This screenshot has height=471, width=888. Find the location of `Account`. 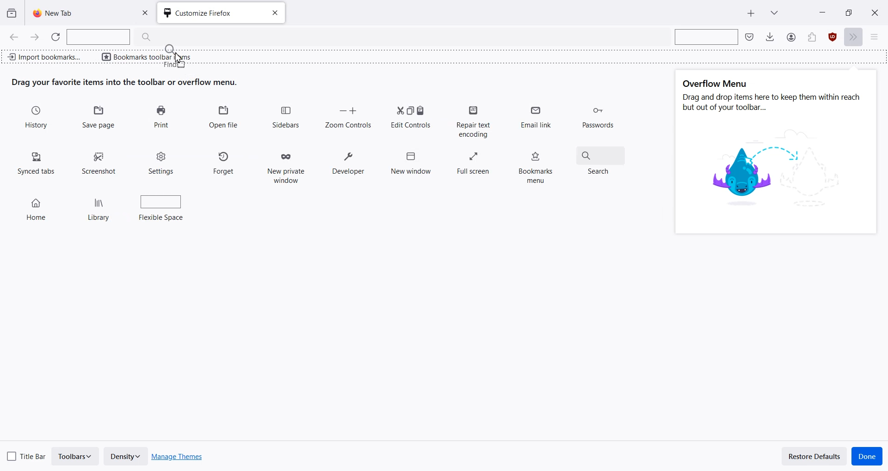

Account is located at coordinates (812, 37).